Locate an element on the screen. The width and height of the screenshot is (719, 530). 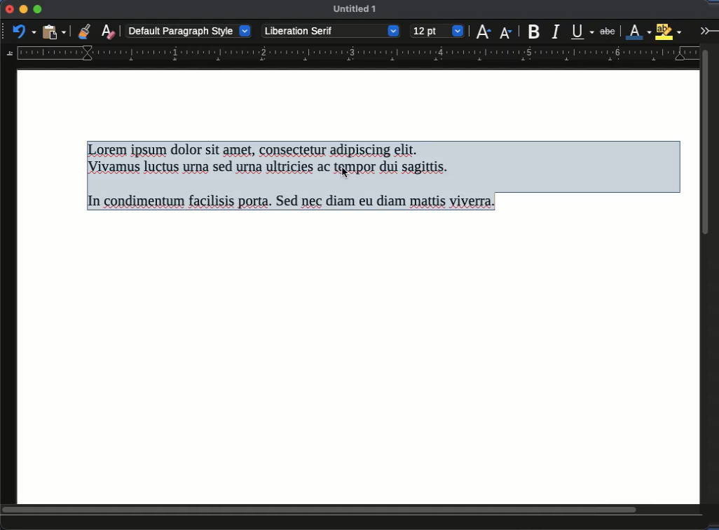
clear formatting is located at coordinates (108, 31).